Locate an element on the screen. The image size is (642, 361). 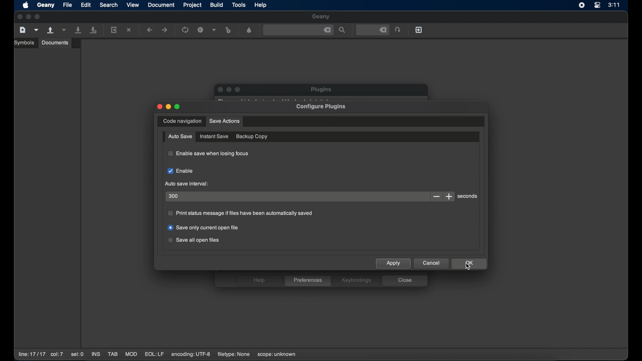
save only current open file radio button is located at coordinates (204, 228).